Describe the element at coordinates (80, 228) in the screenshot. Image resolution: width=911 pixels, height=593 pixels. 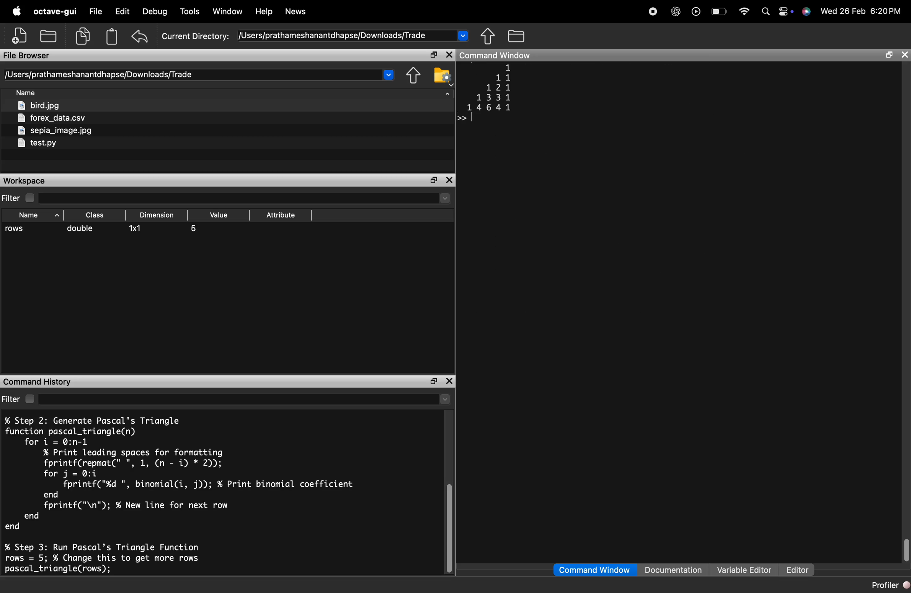
I see `double` at that location.